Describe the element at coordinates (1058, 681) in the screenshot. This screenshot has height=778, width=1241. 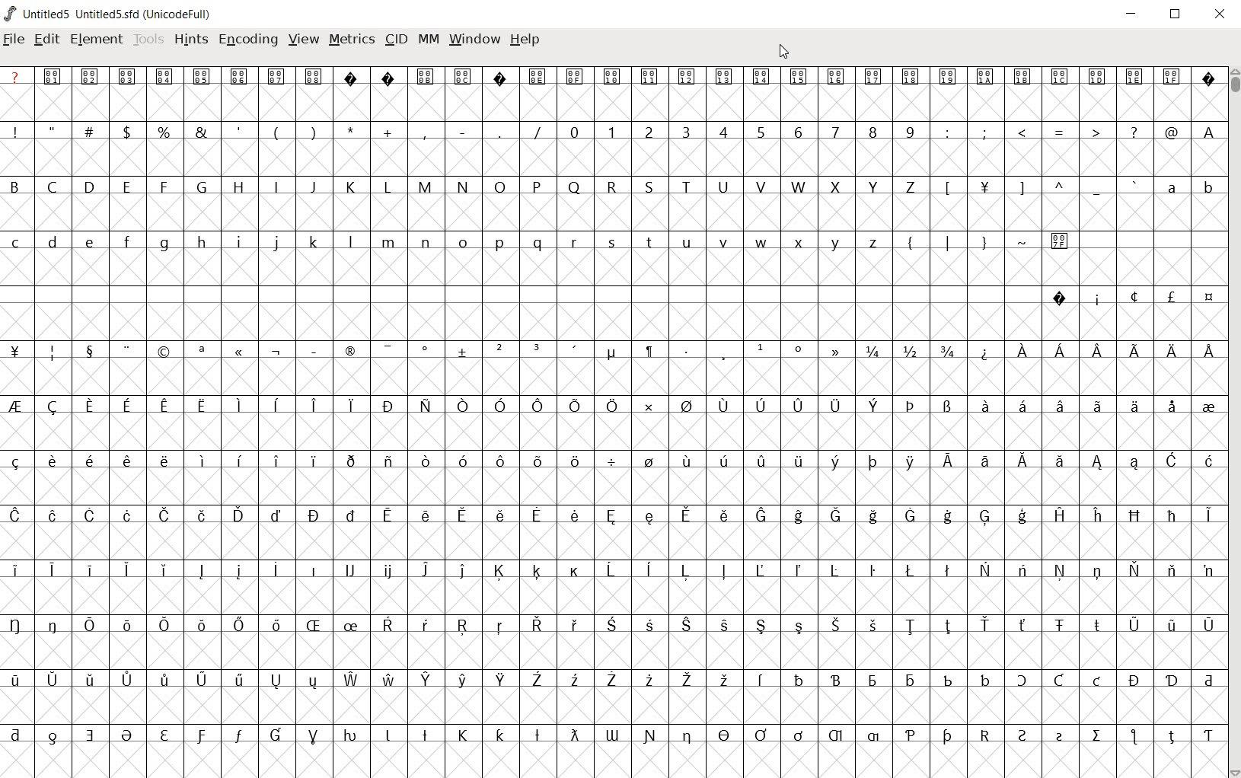
I see `Symbol` at that location.